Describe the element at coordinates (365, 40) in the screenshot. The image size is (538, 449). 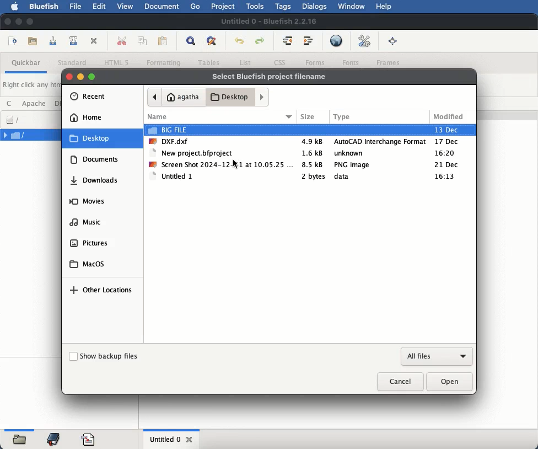
I see `edit preferences ` at that location.